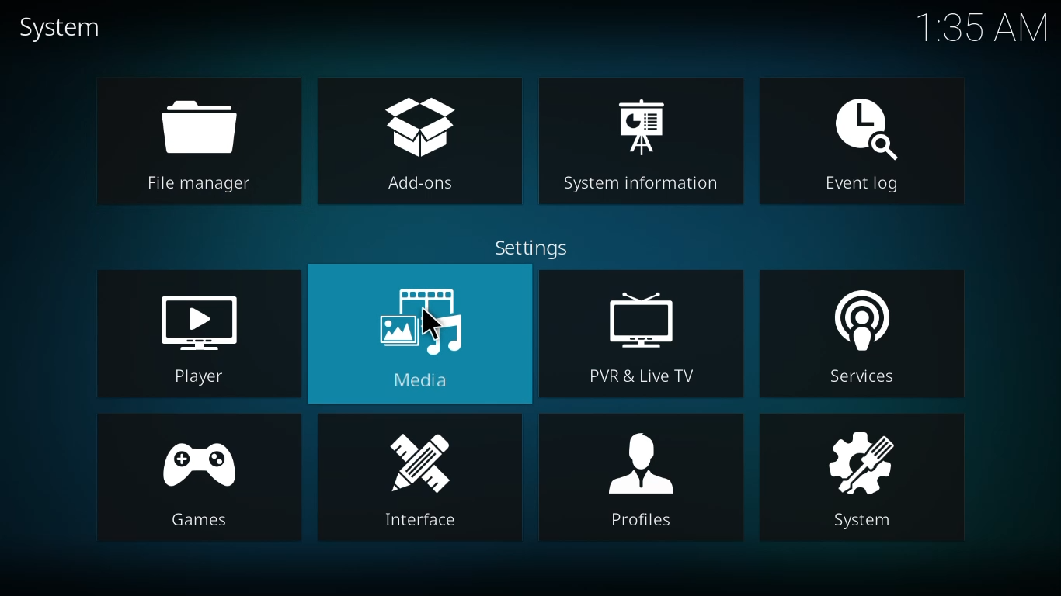 The height and width of the screenshot is (596, 1061). I want to click on profiles, so click(643, 482).